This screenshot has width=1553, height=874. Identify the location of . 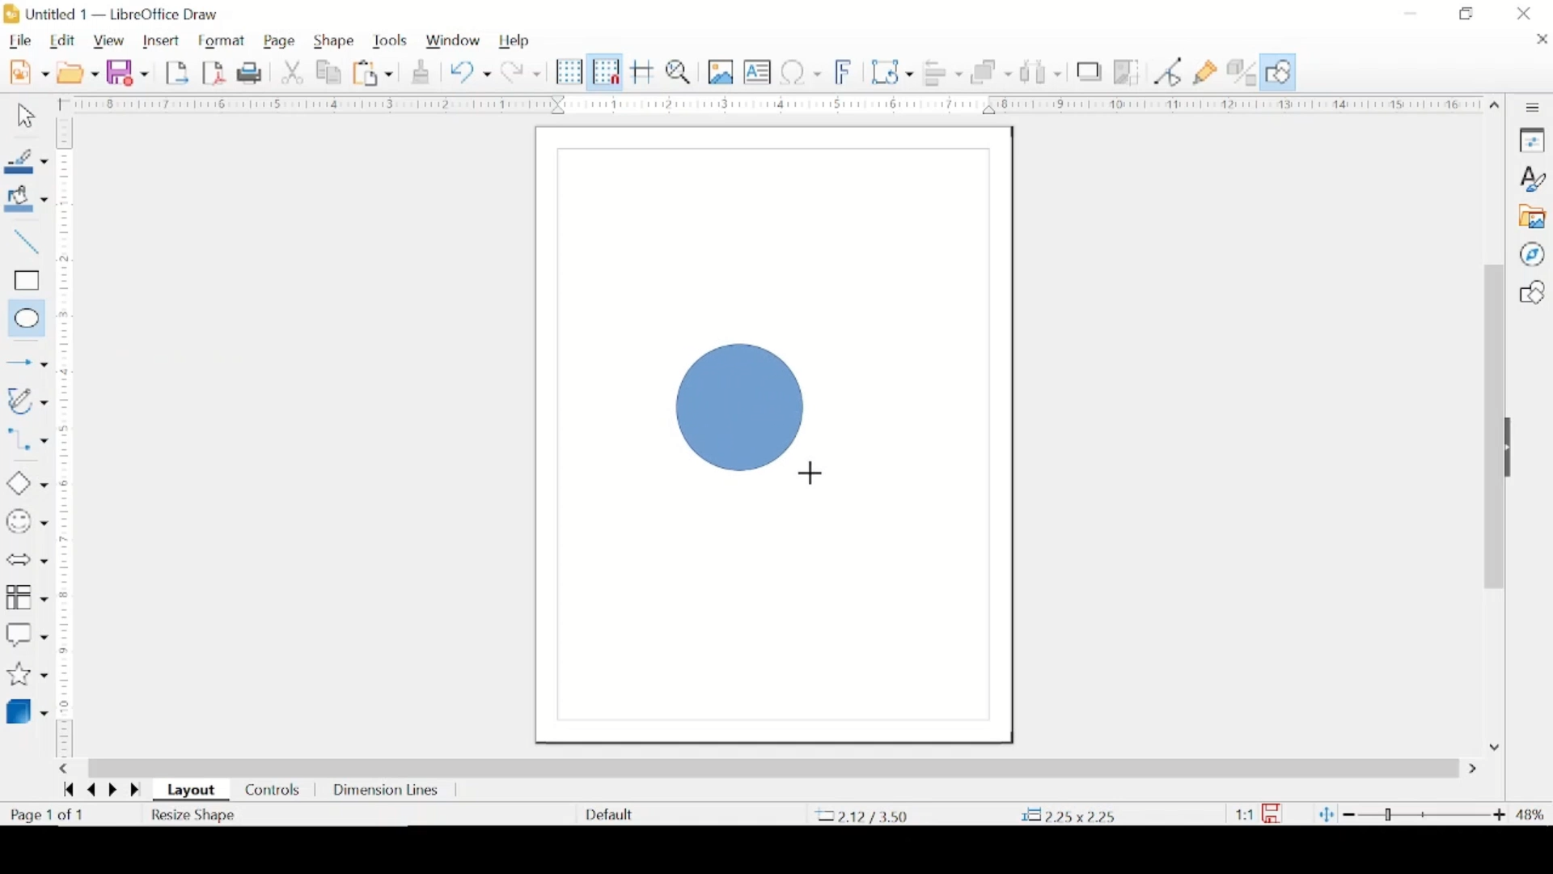
(23, 359).